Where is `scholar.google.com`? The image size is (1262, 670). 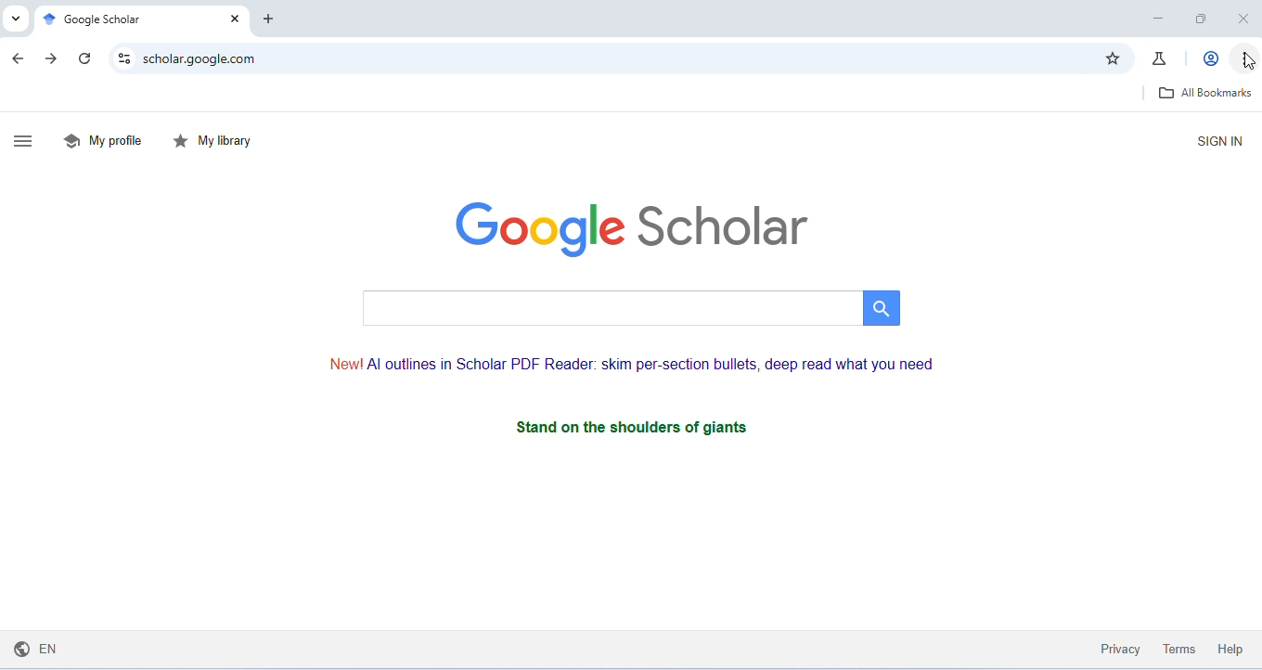
scholar.google.com is located at coordinates (204, 60).